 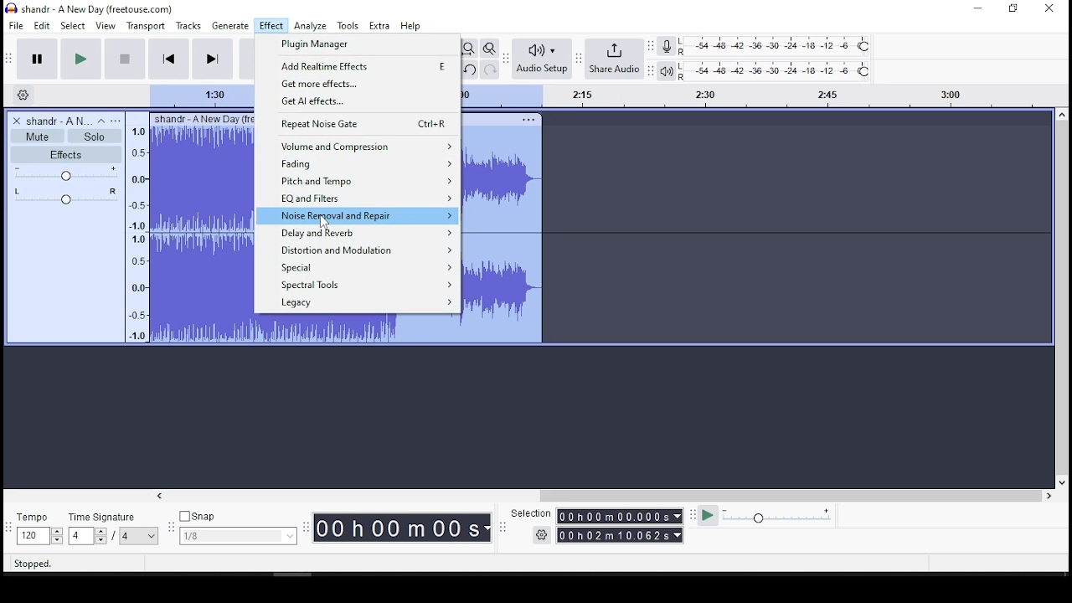 What do you see at coordinates (93, 137) in the screenshot?
I see `solo` at bounding box center [93, 137].